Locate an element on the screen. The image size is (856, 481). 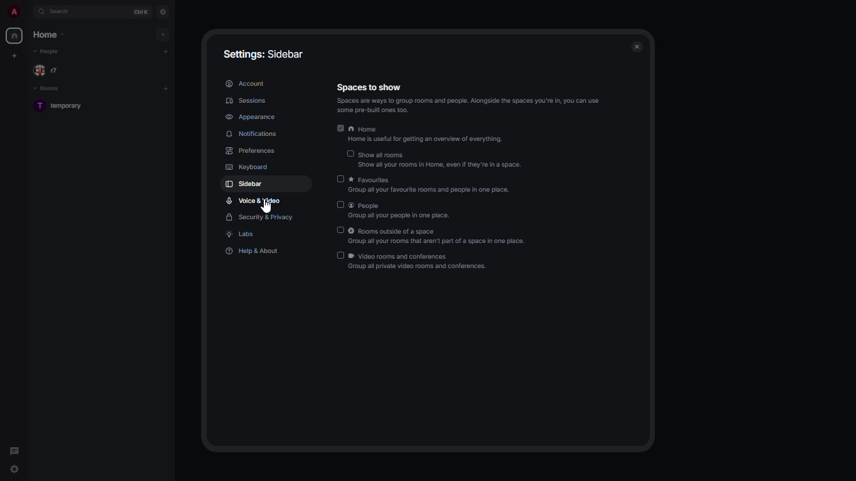
a is located at coordinates (14, 11).